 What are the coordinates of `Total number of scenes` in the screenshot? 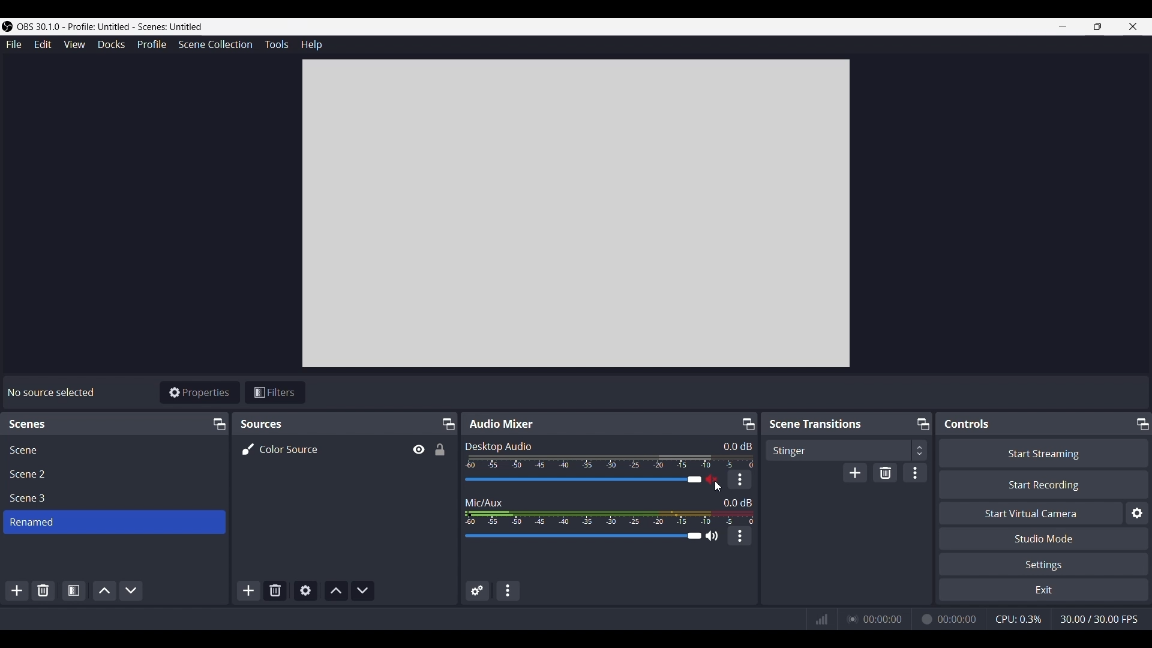 It's located at (29, 475).